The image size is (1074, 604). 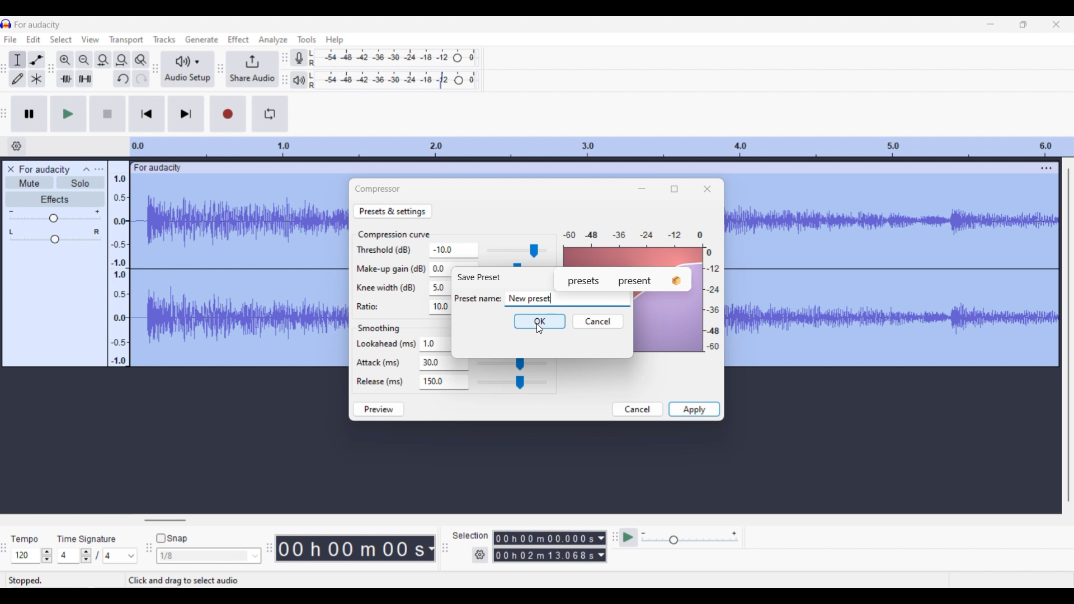 I want to click on Show in a bigger tab, so click(x=673, y=189).